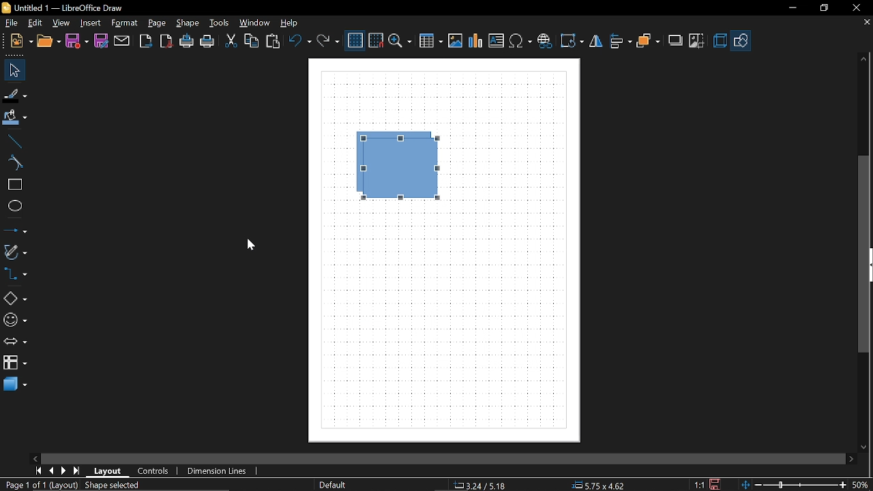 Image resolution: width=873 pixels, height=491 pixels. I want to click on Tools, so click(221, 23).